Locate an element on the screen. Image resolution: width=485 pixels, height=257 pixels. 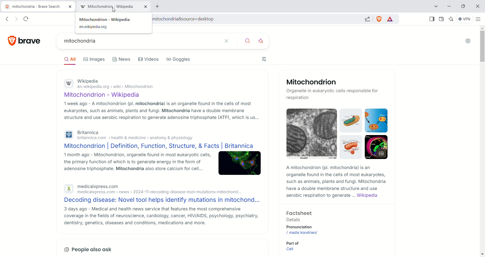
AA mitochondrion (pl. mitochondria) is an
organelle found in the cells of most eukaryotes,
such as animals, plants and fungi. Mitochondria
have a double membrane structure and use is located at coordinates (337, 178).